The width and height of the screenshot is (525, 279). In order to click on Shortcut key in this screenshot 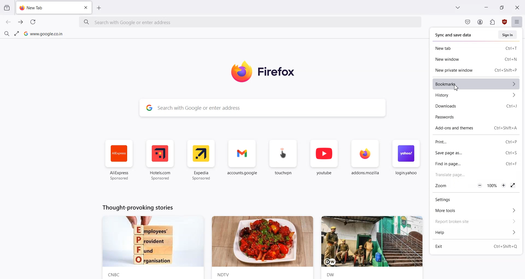, I will do `click(512, 164)`.